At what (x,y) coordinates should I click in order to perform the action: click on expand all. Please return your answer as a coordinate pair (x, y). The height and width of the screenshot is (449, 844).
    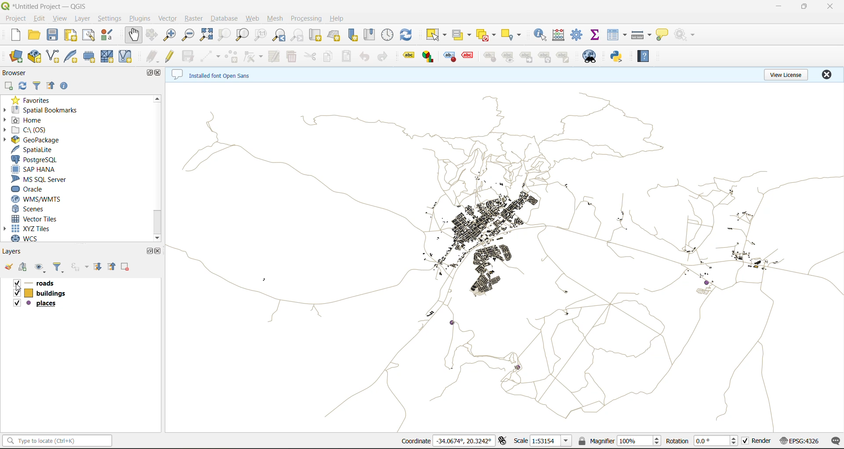
    Looking at the image, I should click on (100, 265).